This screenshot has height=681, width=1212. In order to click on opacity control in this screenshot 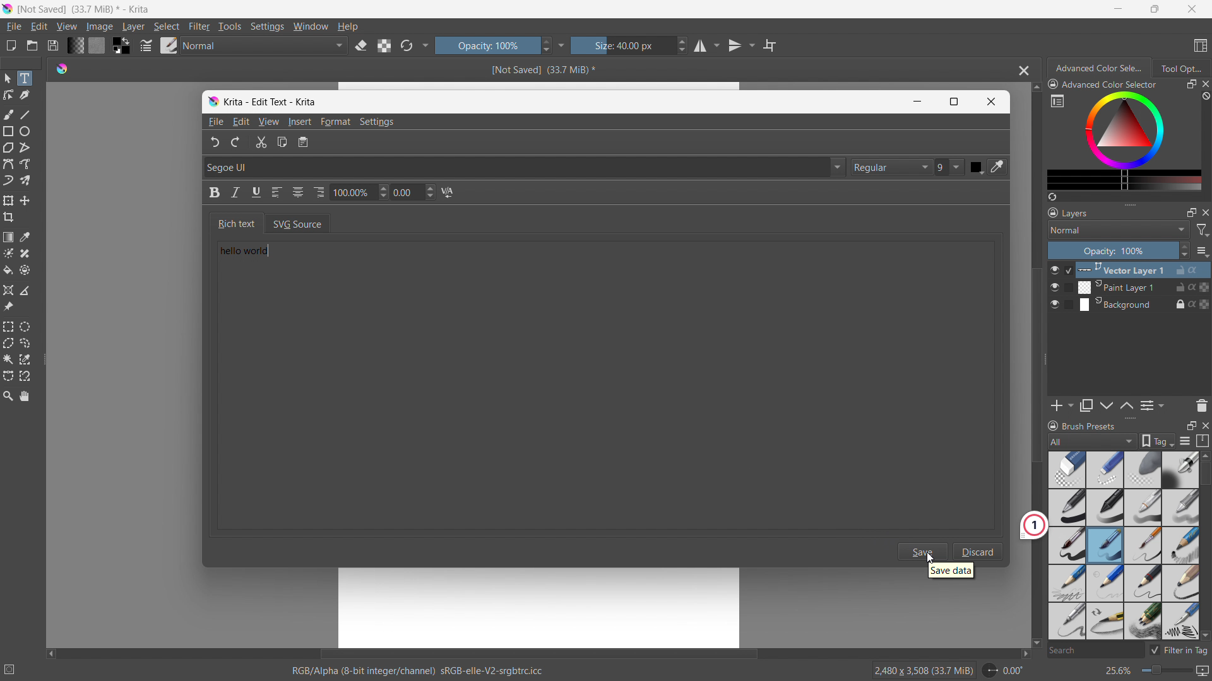, I will do `click(493, 45)`.